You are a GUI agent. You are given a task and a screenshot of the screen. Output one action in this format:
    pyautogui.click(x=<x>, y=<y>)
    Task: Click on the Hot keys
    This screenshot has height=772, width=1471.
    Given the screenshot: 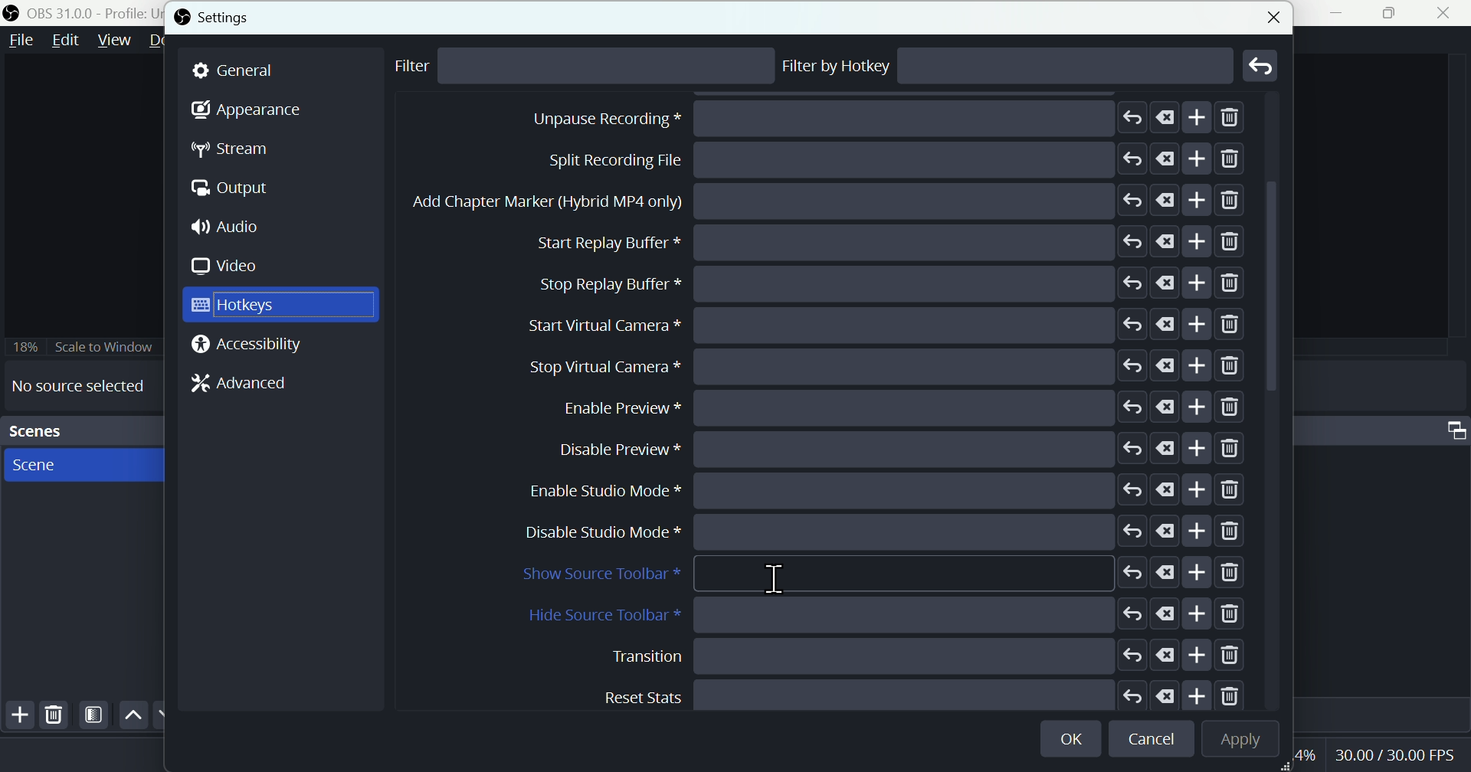 What is the action you would take?
    pyautogui.click(x=280, y=305)
    